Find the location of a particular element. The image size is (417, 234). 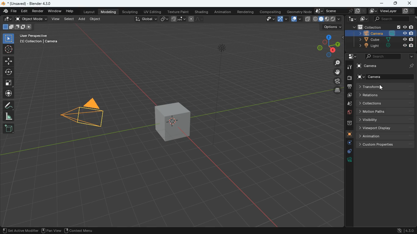

shading is located at coordinates (202, 12).